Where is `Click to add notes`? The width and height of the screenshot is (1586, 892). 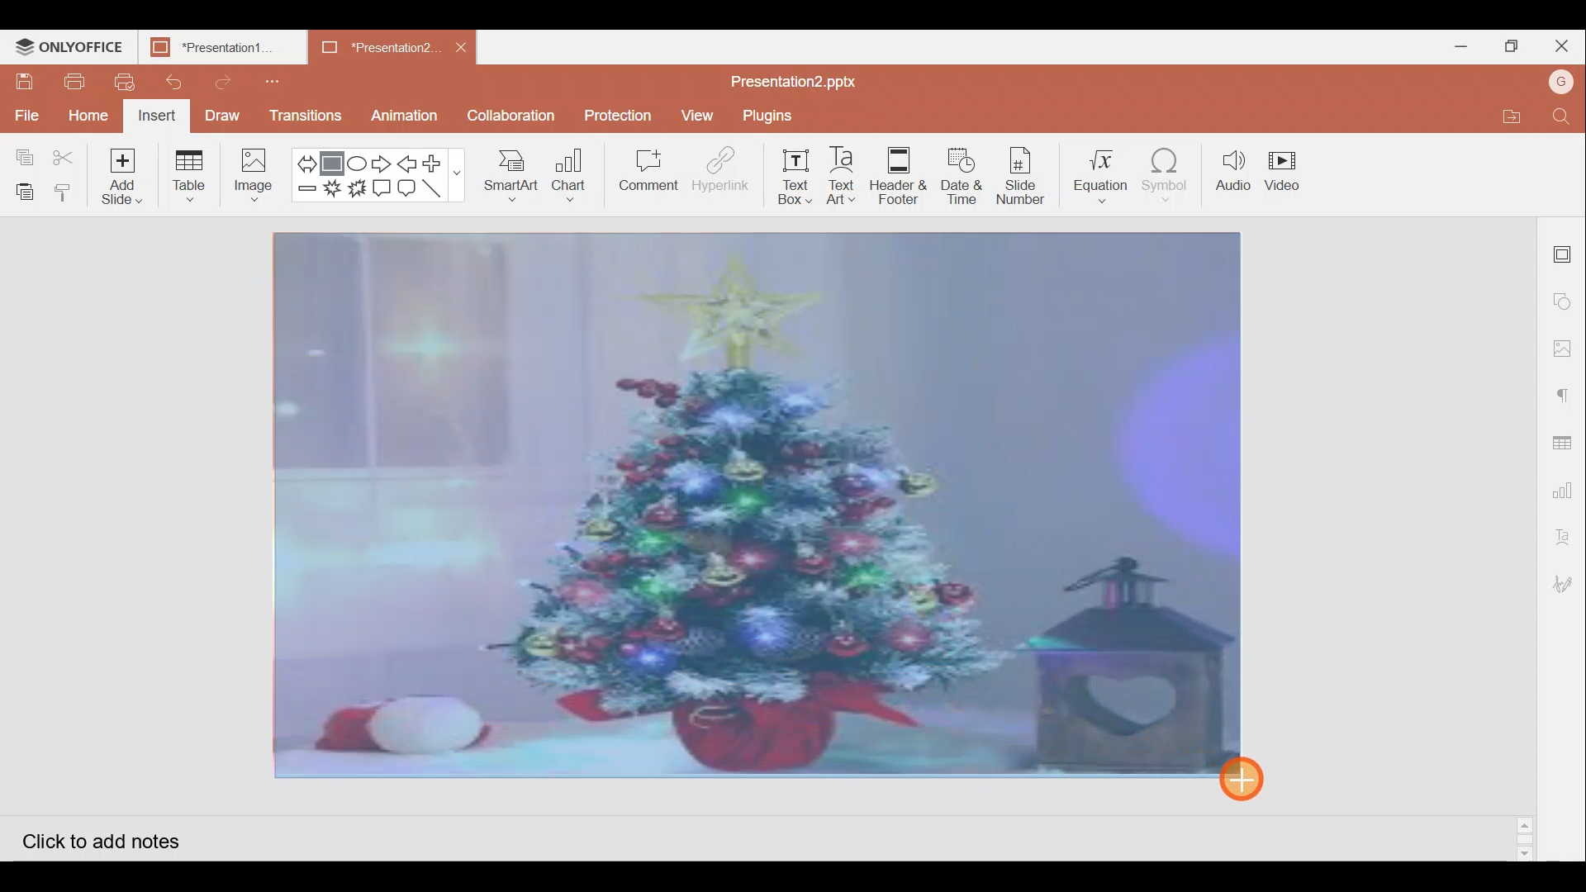 Click to add notes is located at coordinates (113, 836).